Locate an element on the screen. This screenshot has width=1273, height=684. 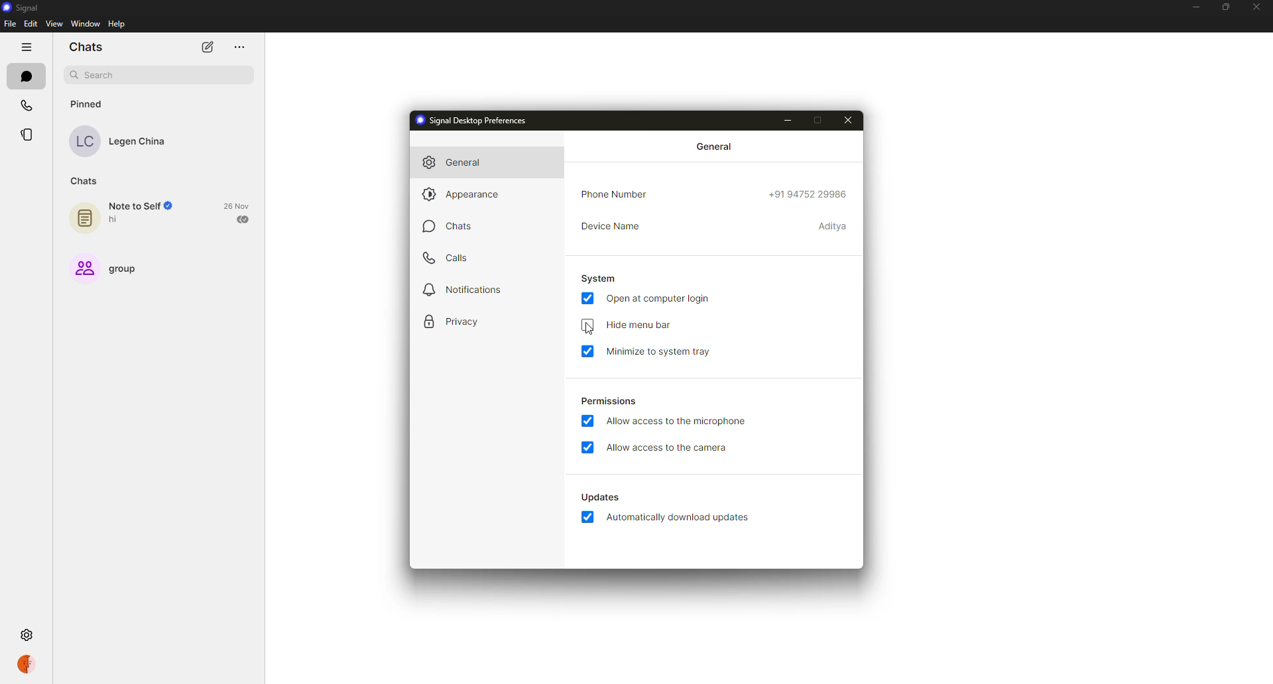
updates is located at coordinates (599, 496).